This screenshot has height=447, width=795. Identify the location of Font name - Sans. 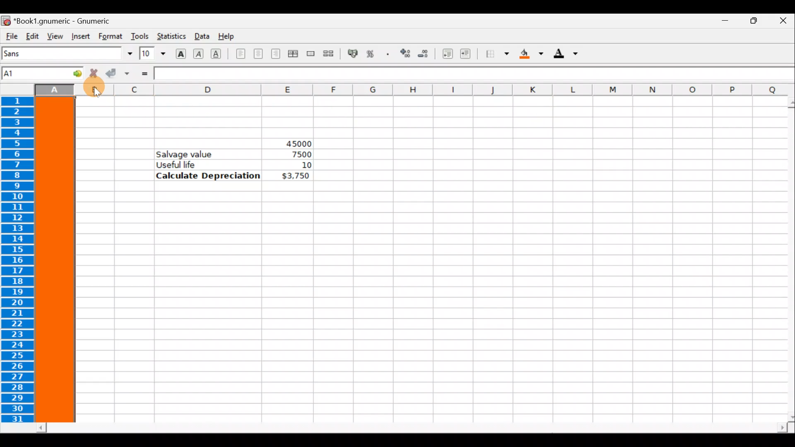
(65, 54).